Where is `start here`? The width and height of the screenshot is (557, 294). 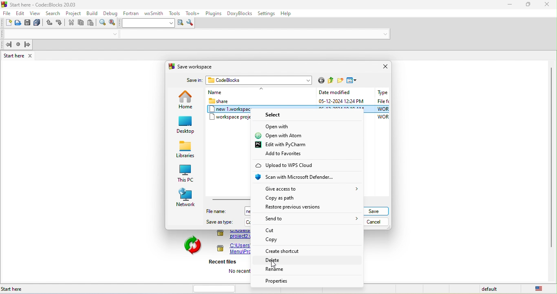 start here is located at coordinates (19, 55).